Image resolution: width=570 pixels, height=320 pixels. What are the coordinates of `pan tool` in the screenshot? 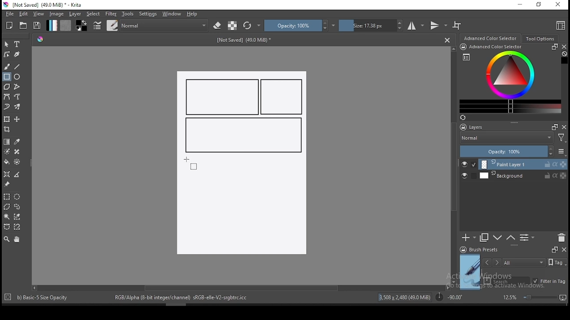 It's located at (16, 240).